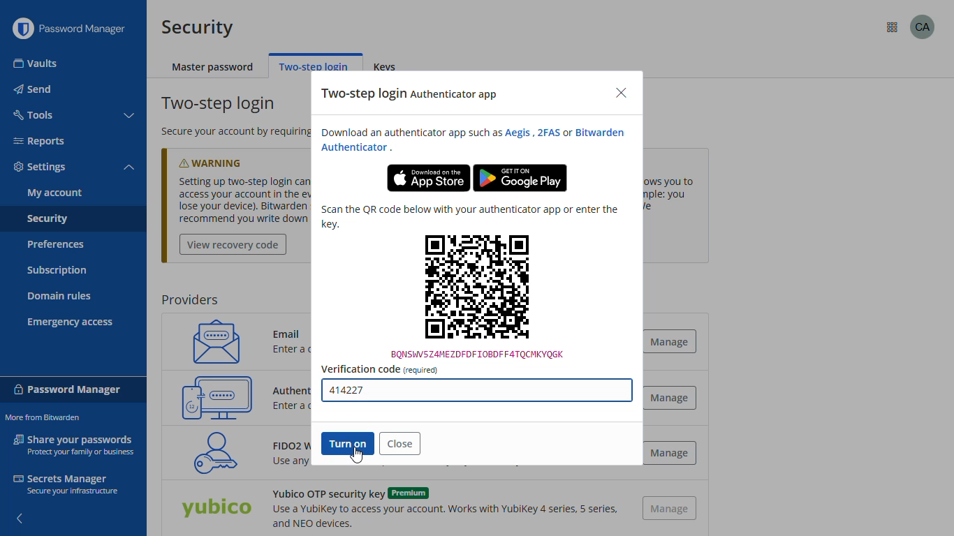 The image size is (954, 536). What do you see at coordinates (244, 200) in the screenshot?
I see `Setting up two-step login can permanently lock you out of your Bitwarden account. A recovery code allows you to access your account in the event that you can no longer se your normal two-step login provider (example: youlose your device). Bitwarden support will not be able to assist you if you lose access to your account. Werecommend you write down or print the recovery code and keep it in a safe place.` at bounding box center [244, 200].